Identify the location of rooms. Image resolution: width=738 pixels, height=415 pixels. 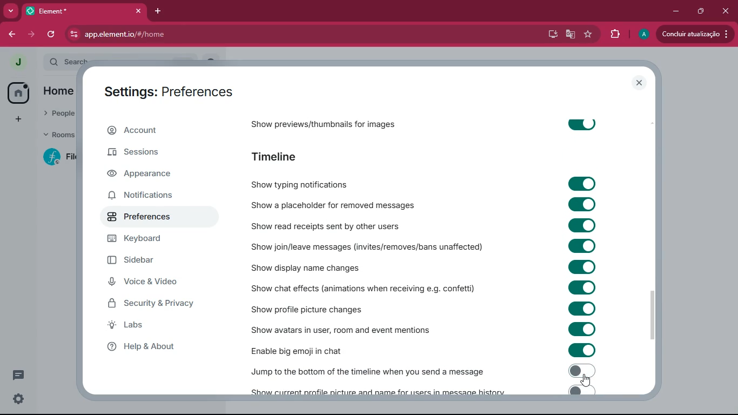
(58, 136).